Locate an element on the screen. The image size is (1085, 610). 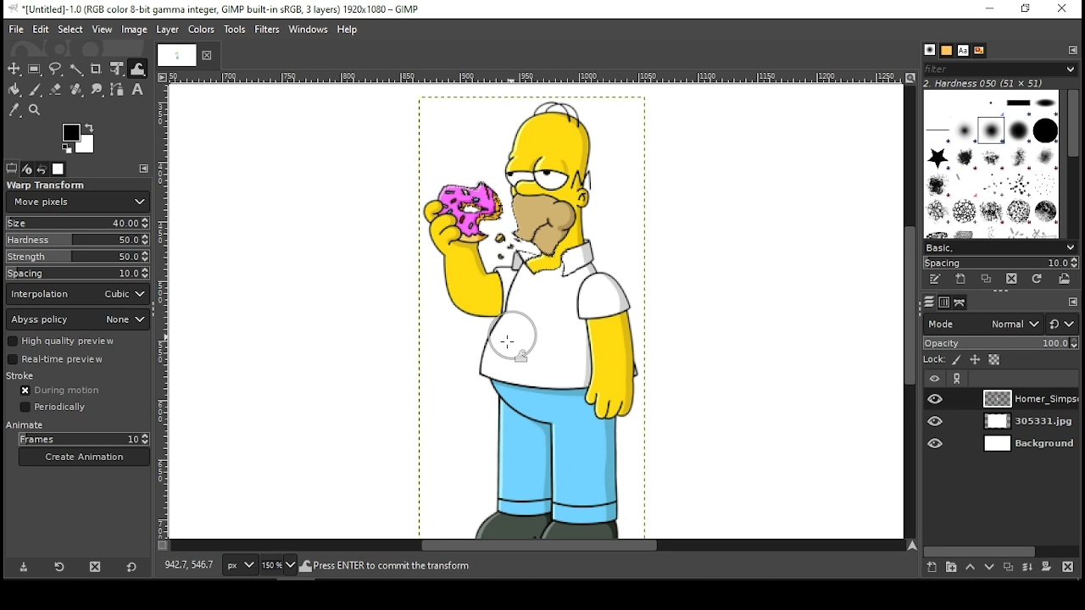
reset to default values is located at coordinates (132, 567).